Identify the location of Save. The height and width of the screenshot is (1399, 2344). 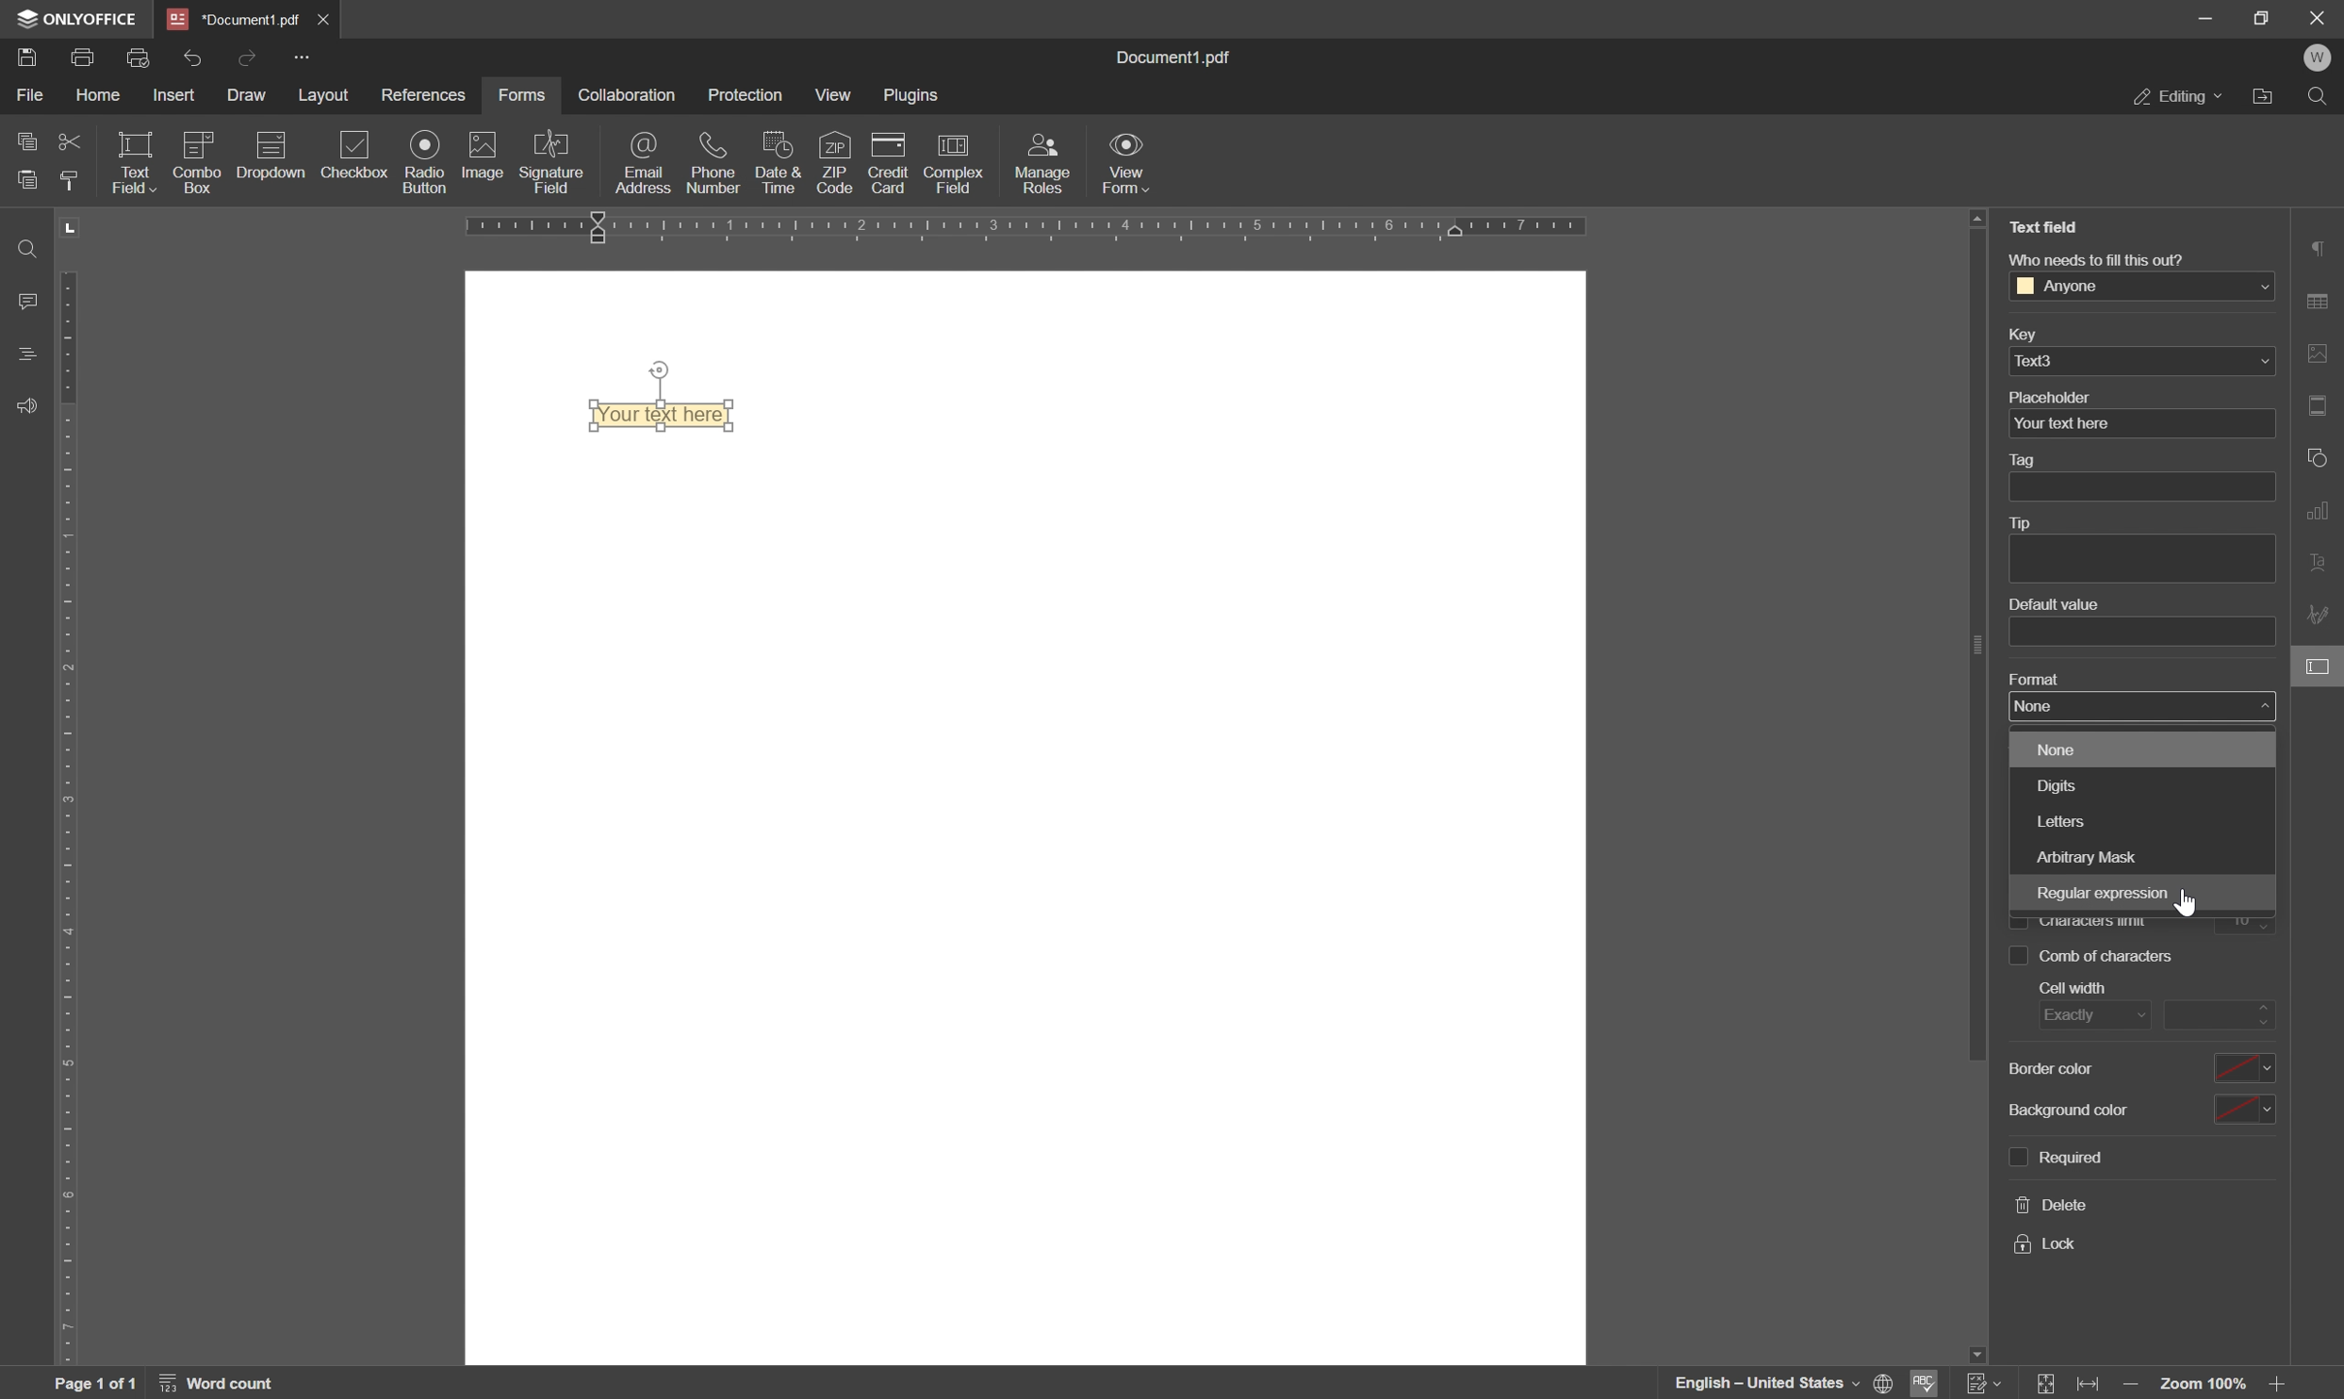
(28, 59).